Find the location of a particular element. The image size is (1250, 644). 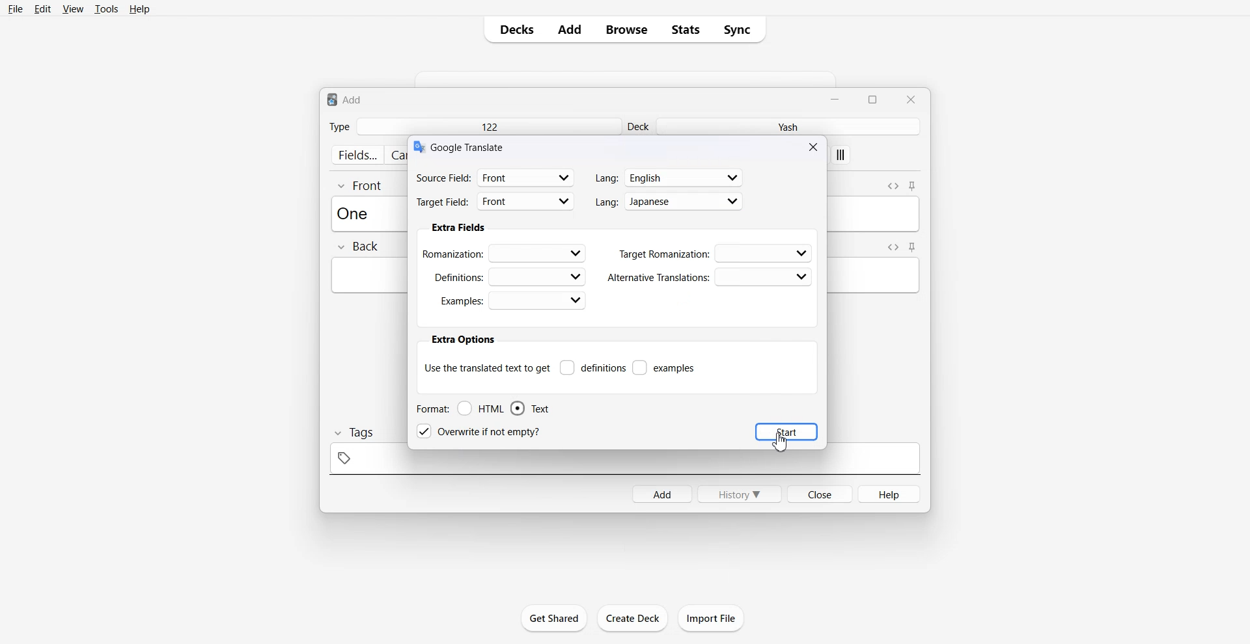

Tools is located at coordinates (106, 8).